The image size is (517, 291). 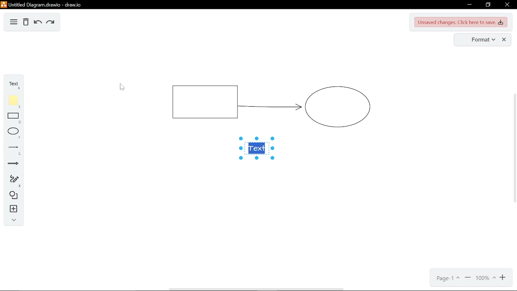 What do you see at coordinates (51, 23) in the screenshot?
I see `redo` at bounding box center [51, 23].